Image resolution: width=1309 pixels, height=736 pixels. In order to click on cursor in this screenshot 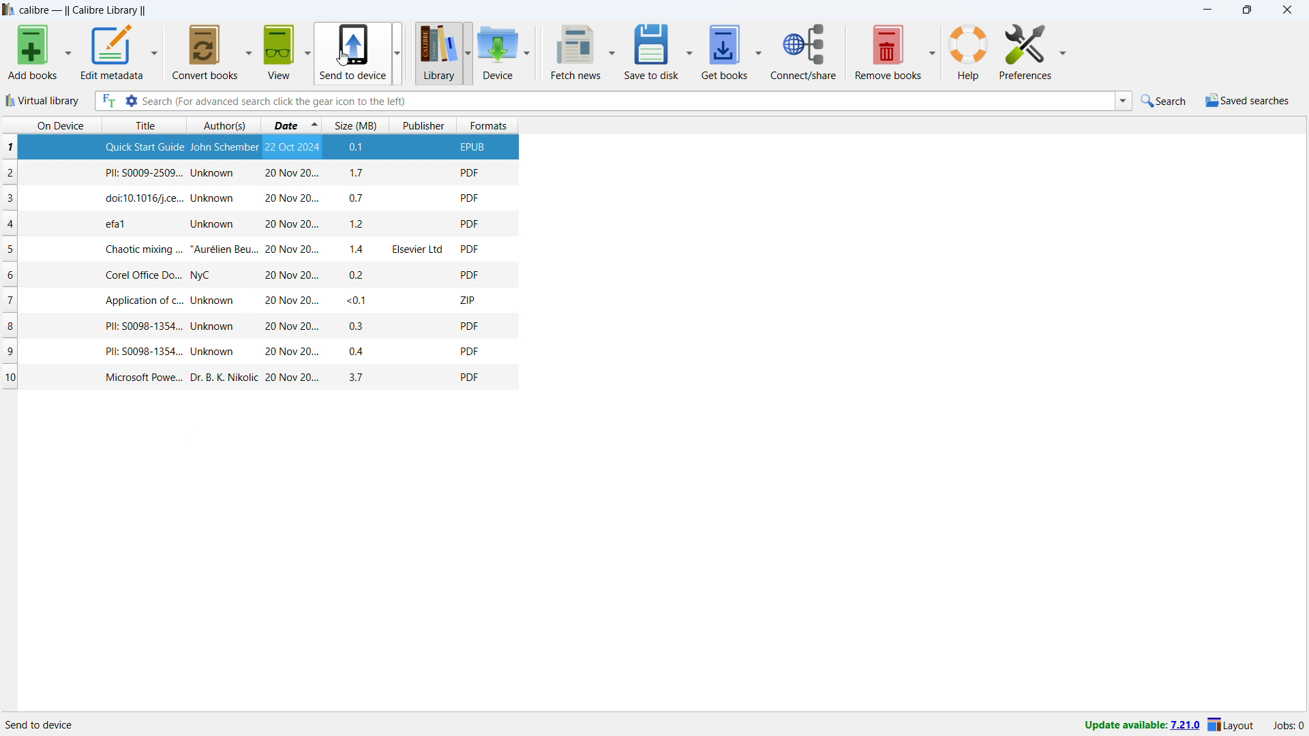, I will do `click(342, 58)`.